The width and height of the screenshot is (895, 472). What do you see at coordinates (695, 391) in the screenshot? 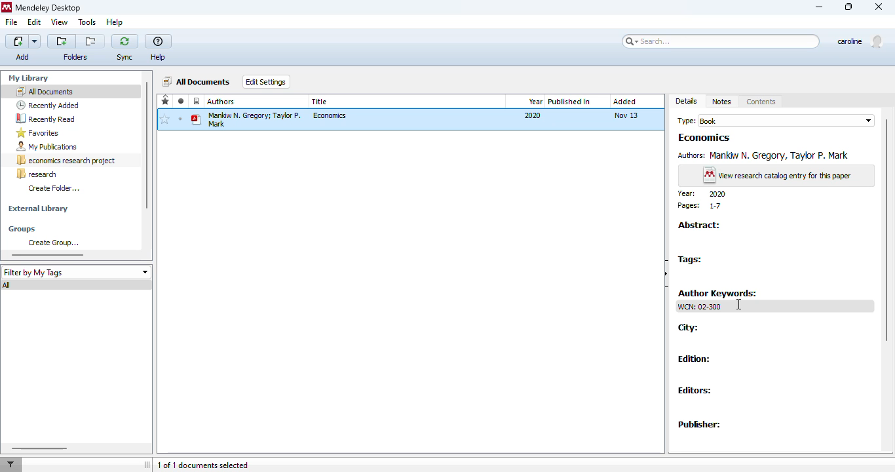
I see `editors:` at bounding box center [695, 391].